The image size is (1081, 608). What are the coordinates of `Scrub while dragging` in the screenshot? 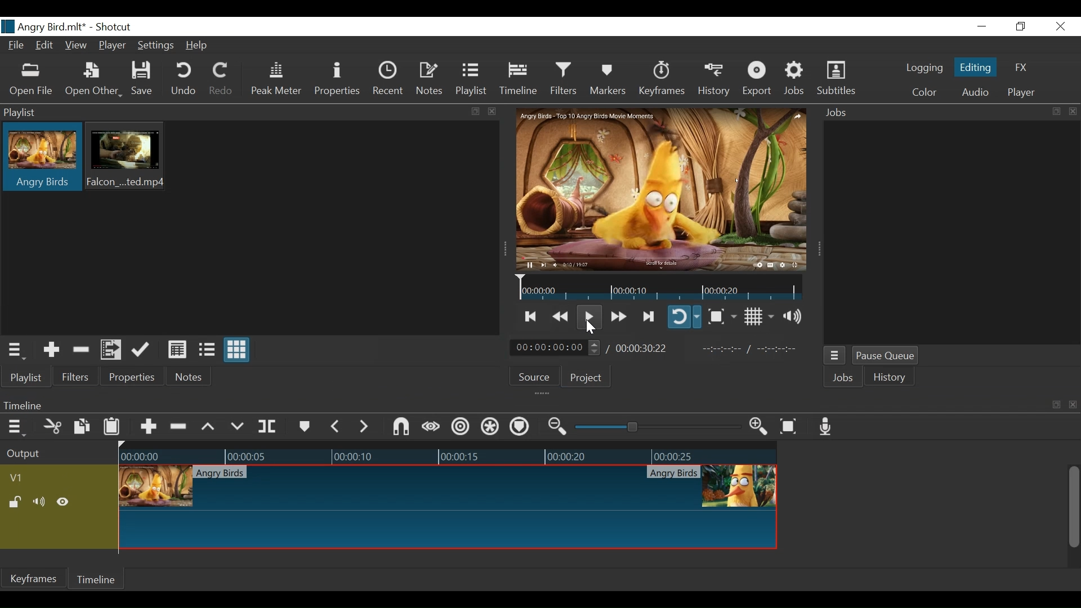 It's located at (428, 426).